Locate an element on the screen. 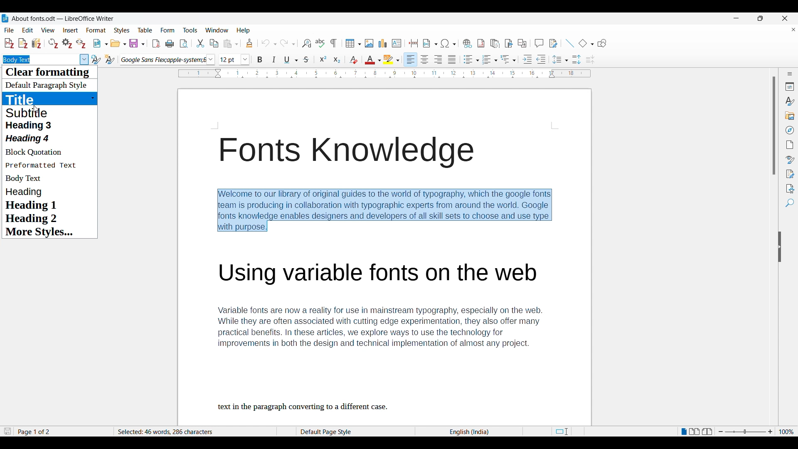  Insert footnote is located at coordinates (481, 43).